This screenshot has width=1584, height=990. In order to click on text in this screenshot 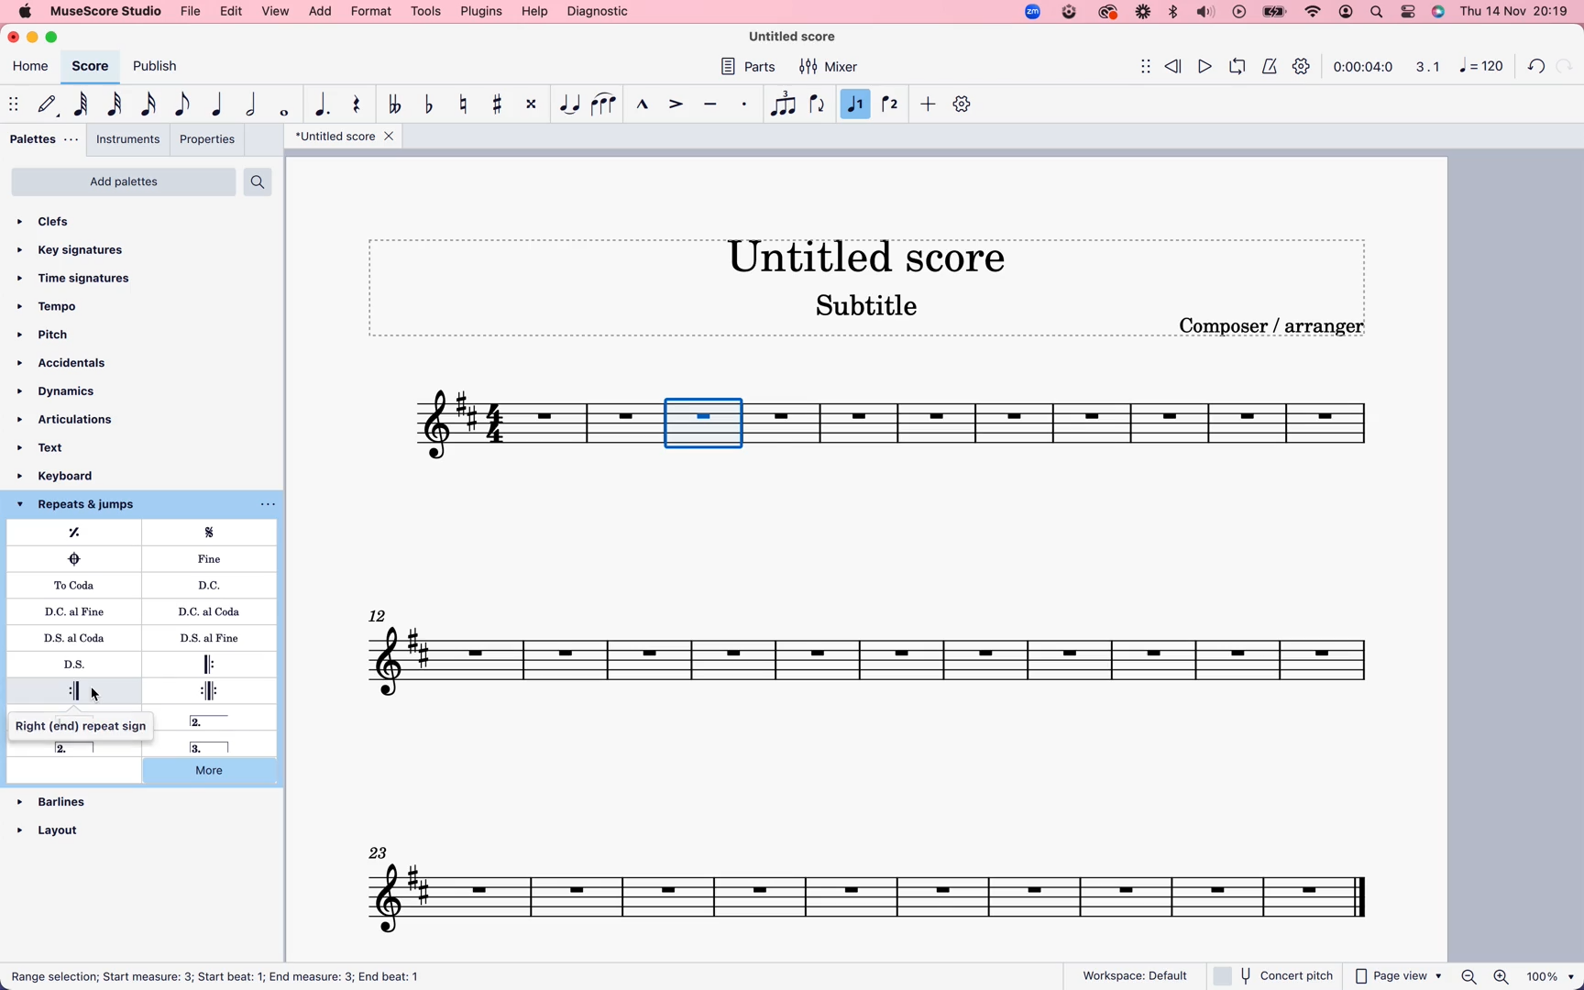, I will do `click(58, 445)`.